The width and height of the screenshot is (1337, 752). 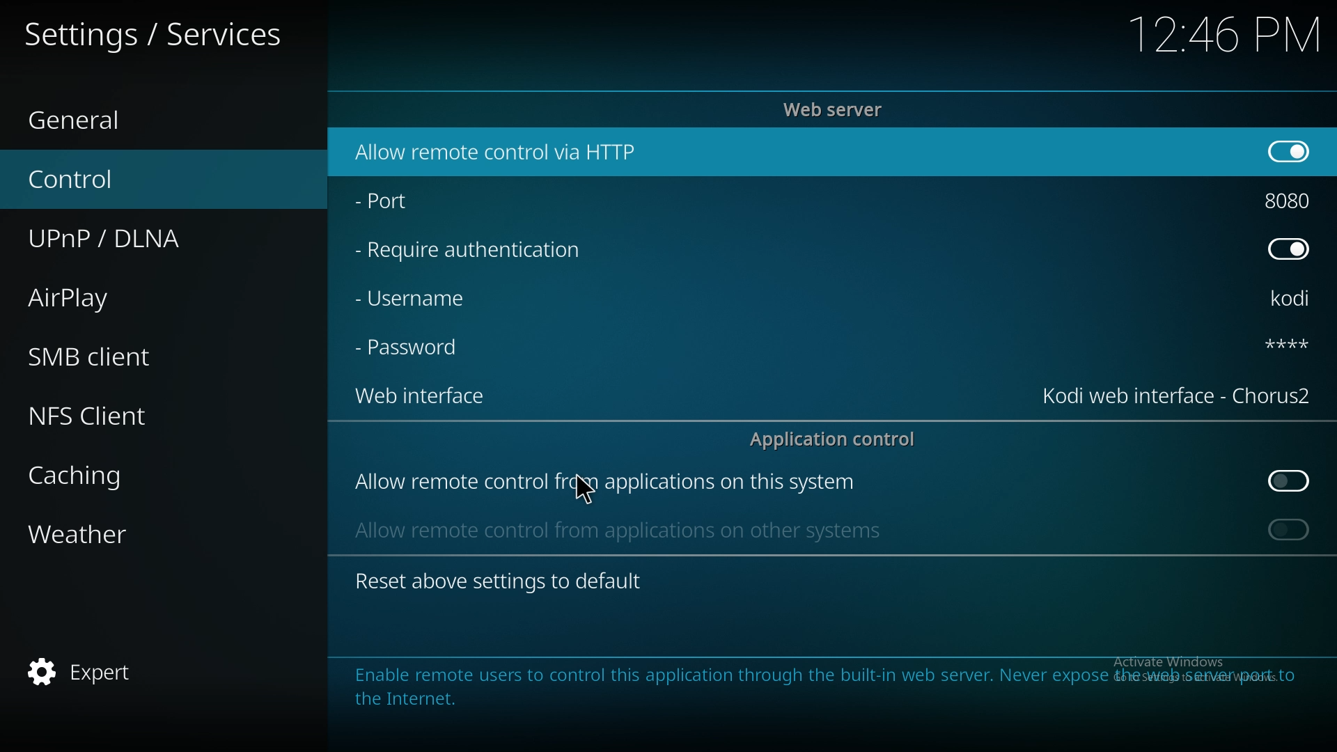 I want to click on username, so click(x=412, y=299).